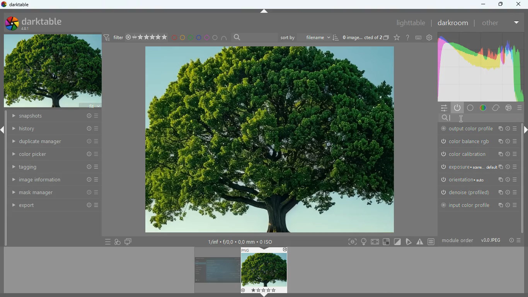 This screenshot has height=297, width=528. I want to click on image details, so click(240, 240).